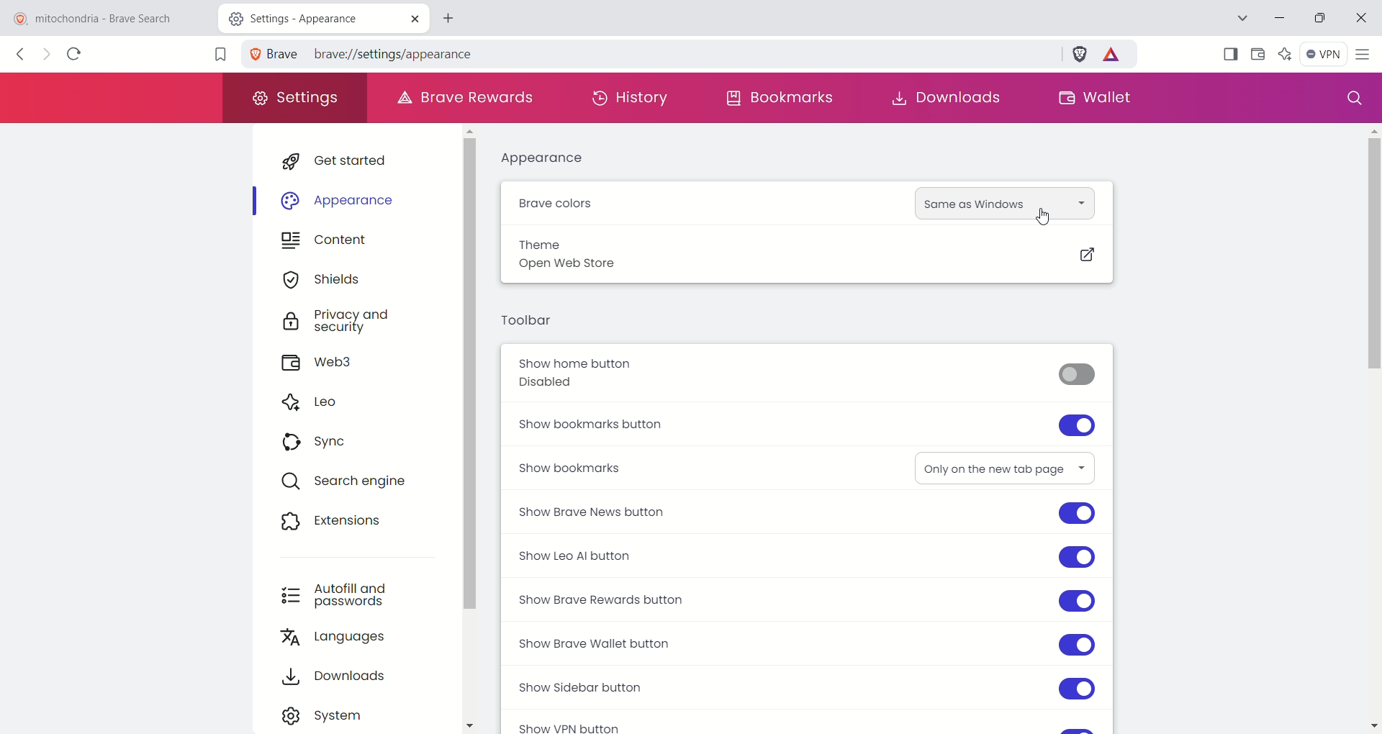 This screenshot has width=1382, height=734. What do you see at coordinates (273, 53) in the screenshot?
I see `Brave` at bounding box center [273, 53].